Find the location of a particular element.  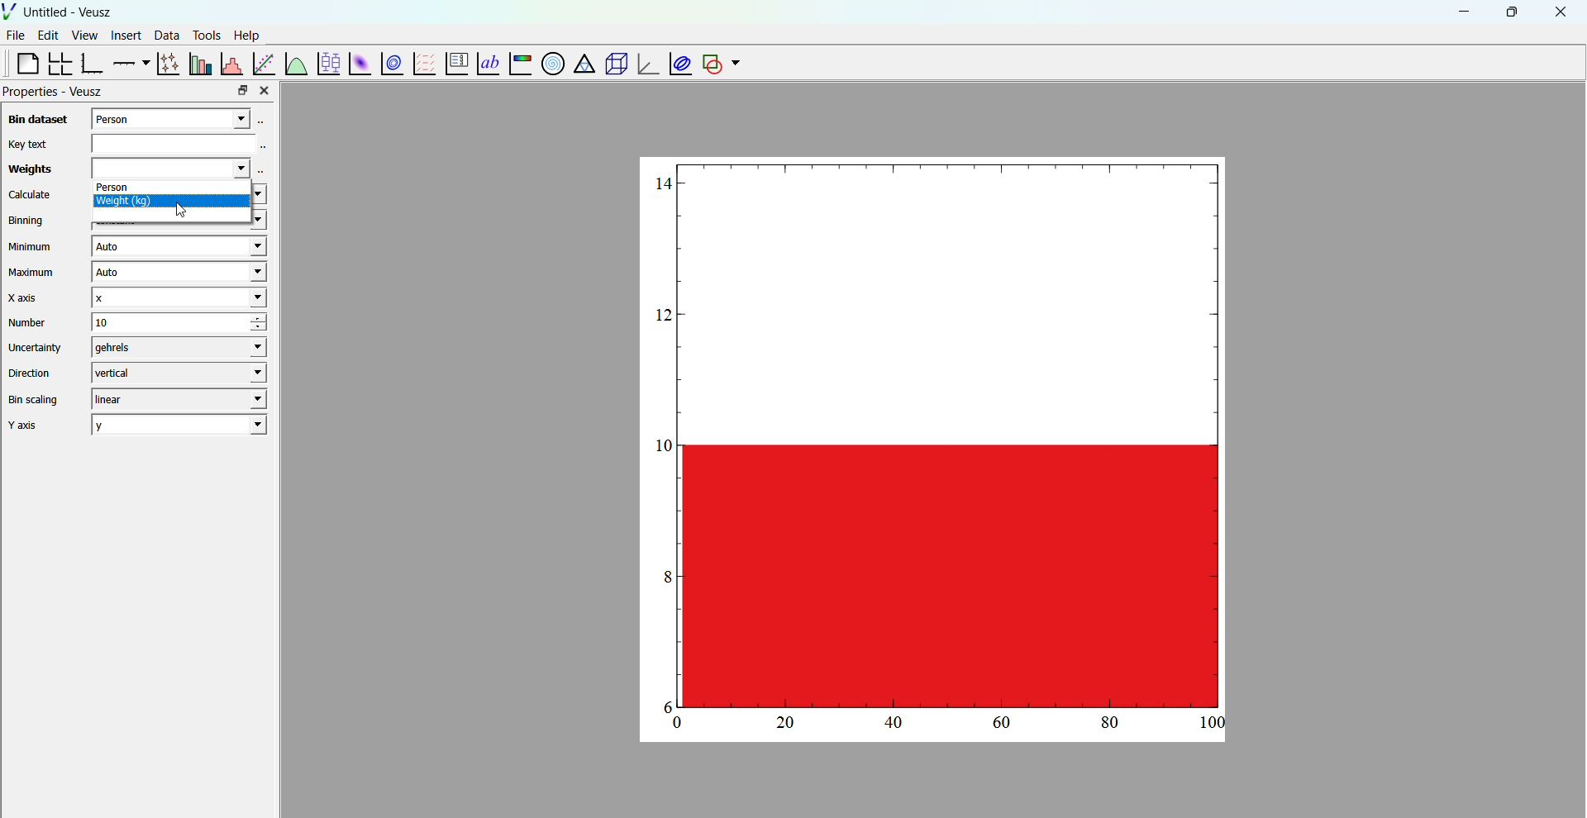

minimize is located at coordinates (1461, 11).